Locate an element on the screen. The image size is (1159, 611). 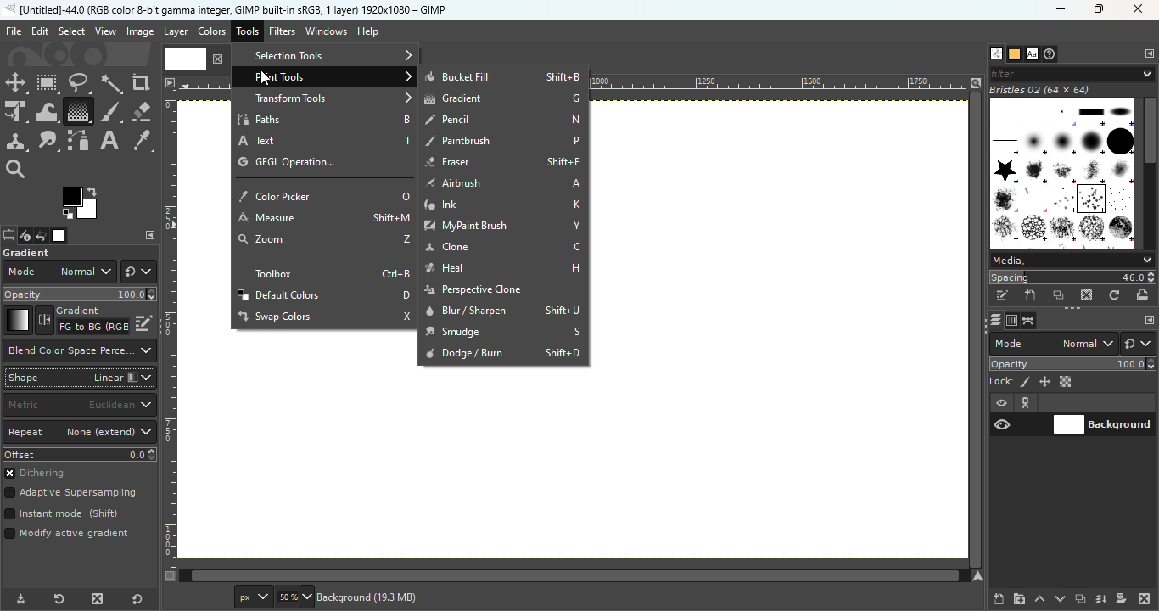
Open the layers dialog is located at coordinates (994, 320).